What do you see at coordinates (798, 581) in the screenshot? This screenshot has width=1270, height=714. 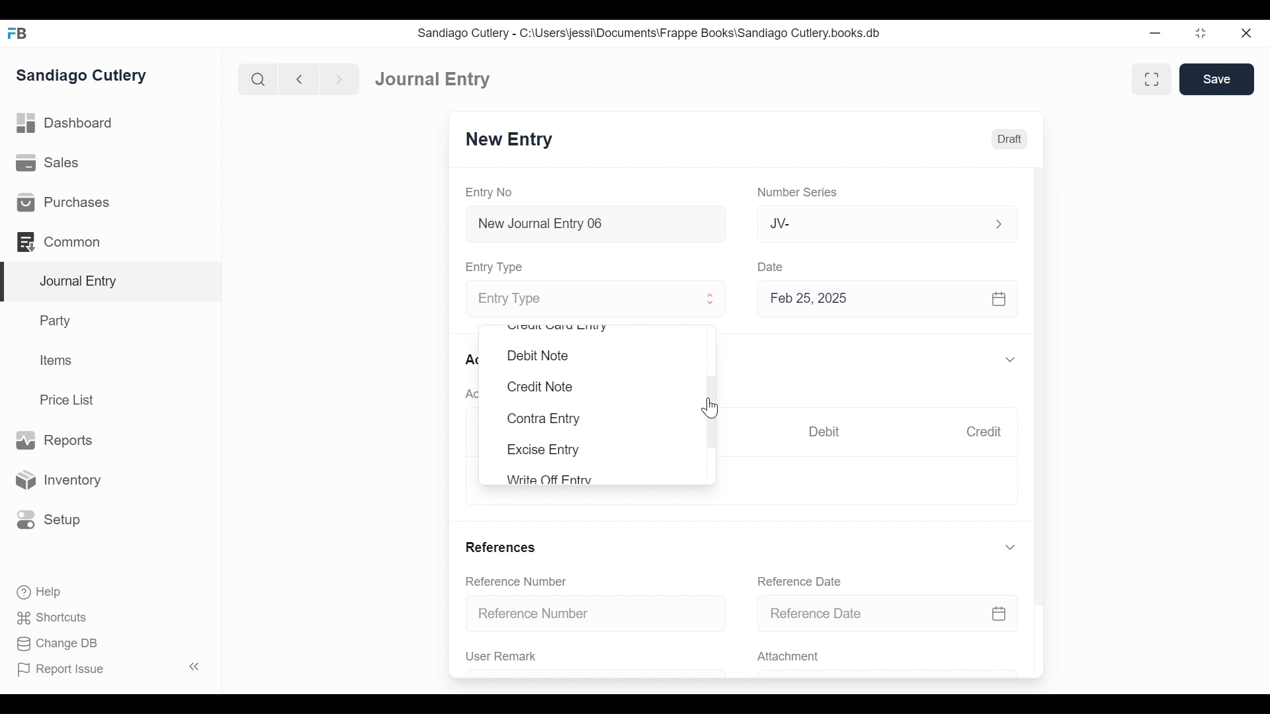 I see `Reference Date` at bounding box center [798, 581].